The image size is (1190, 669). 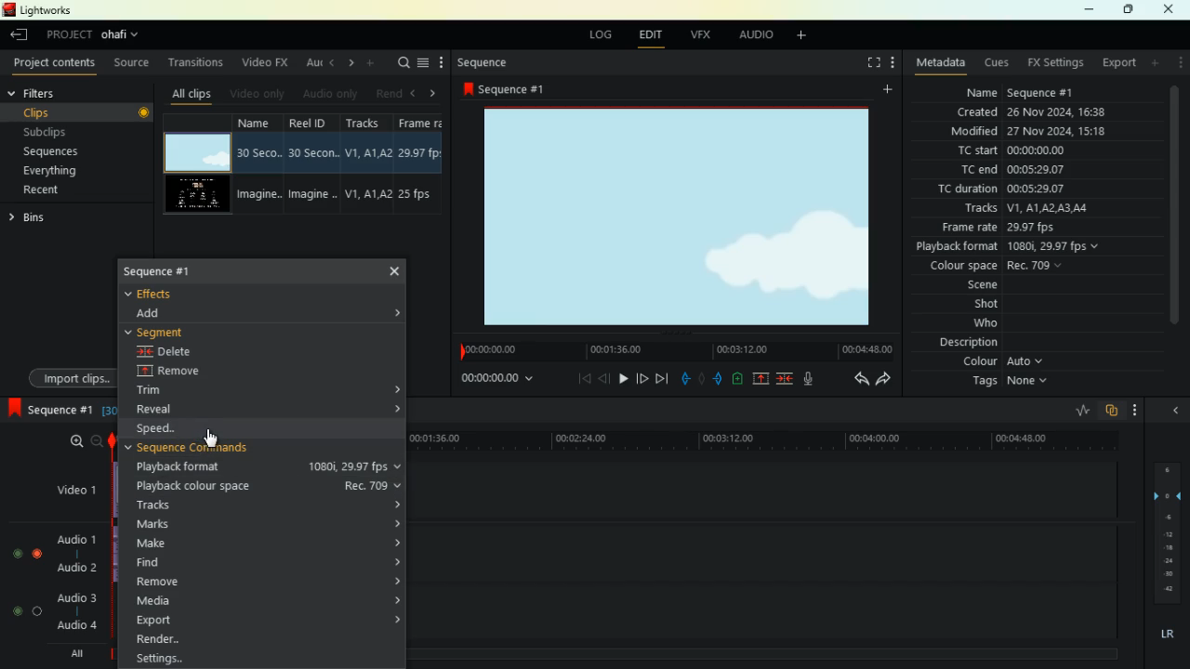 I want to click on more, so click(x=1135, y=410).